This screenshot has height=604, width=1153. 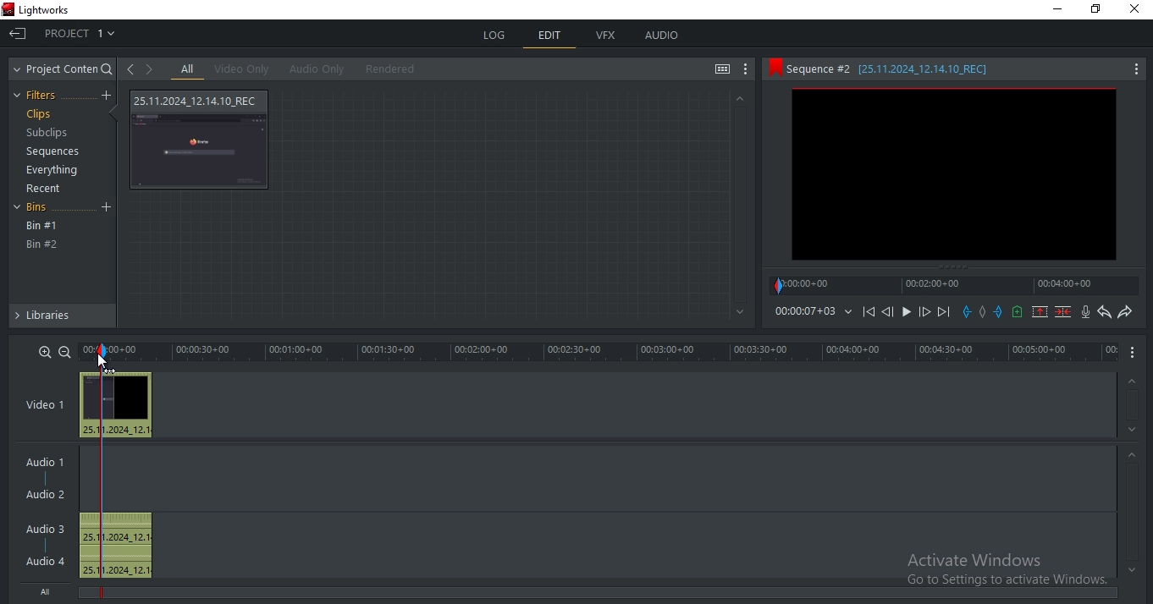 I want to click on playback icons, so click(x=868, y=310).